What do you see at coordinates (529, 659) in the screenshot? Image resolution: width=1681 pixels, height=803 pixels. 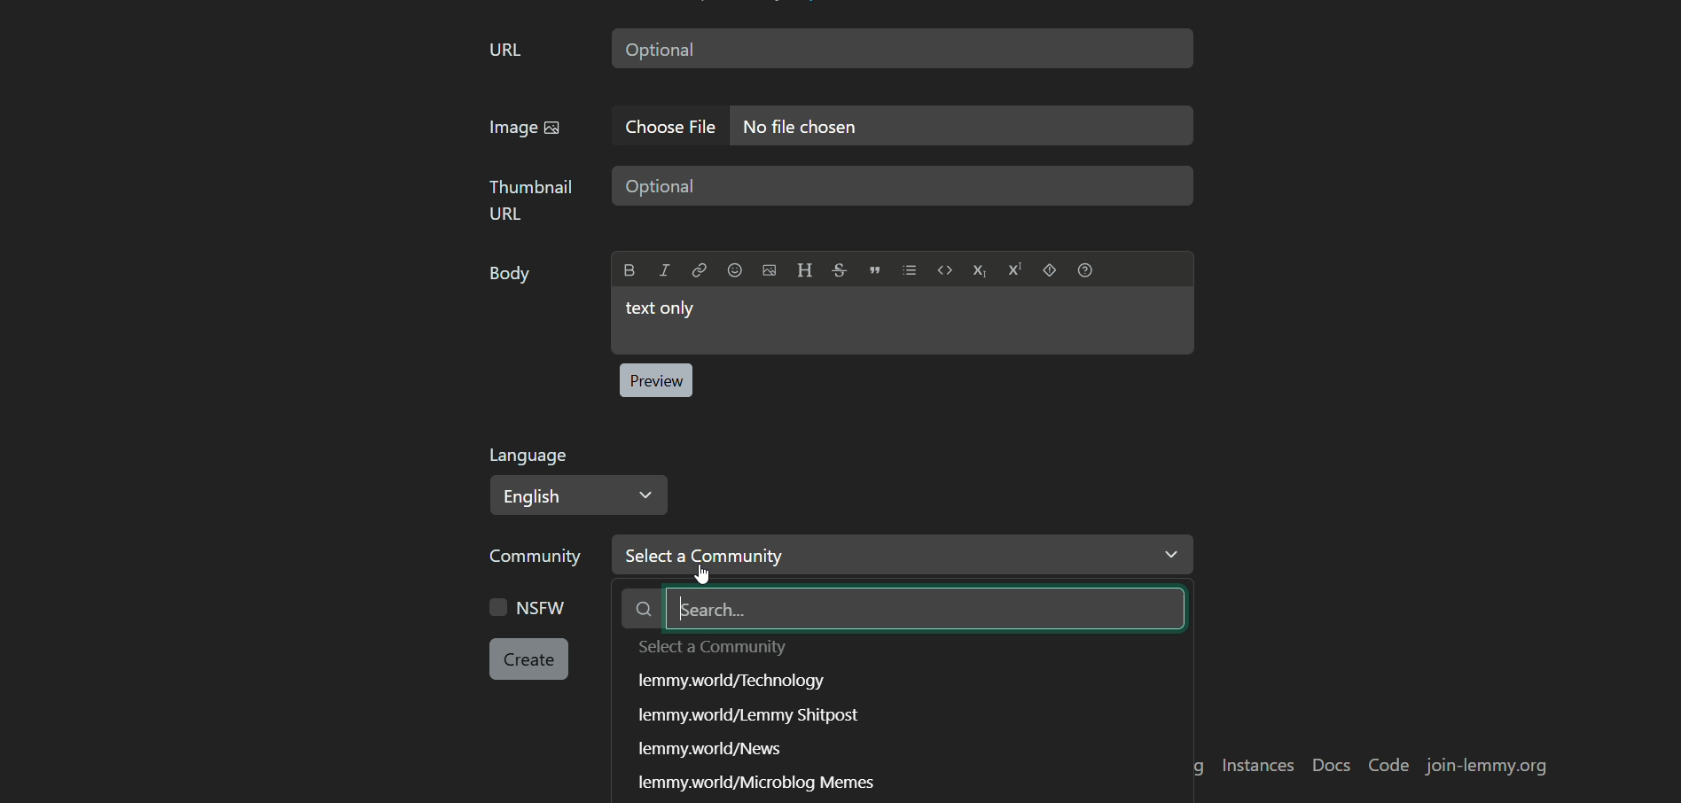 I see `create button` at bounding box center [529, 659].